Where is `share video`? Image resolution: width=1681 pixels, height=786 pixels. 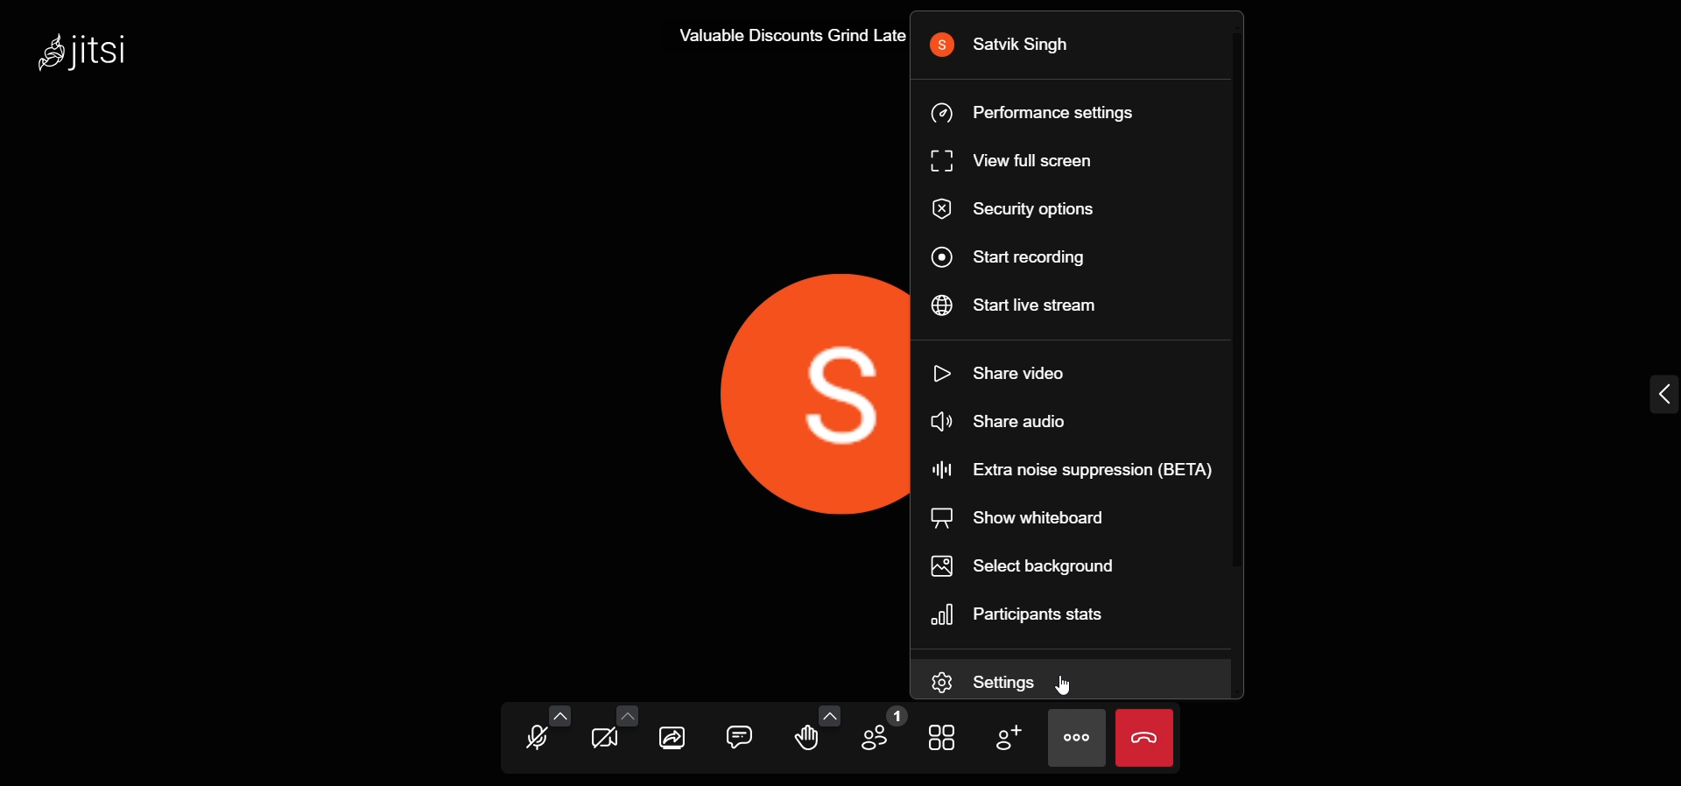
share video is located at coordinates (1009, 368).